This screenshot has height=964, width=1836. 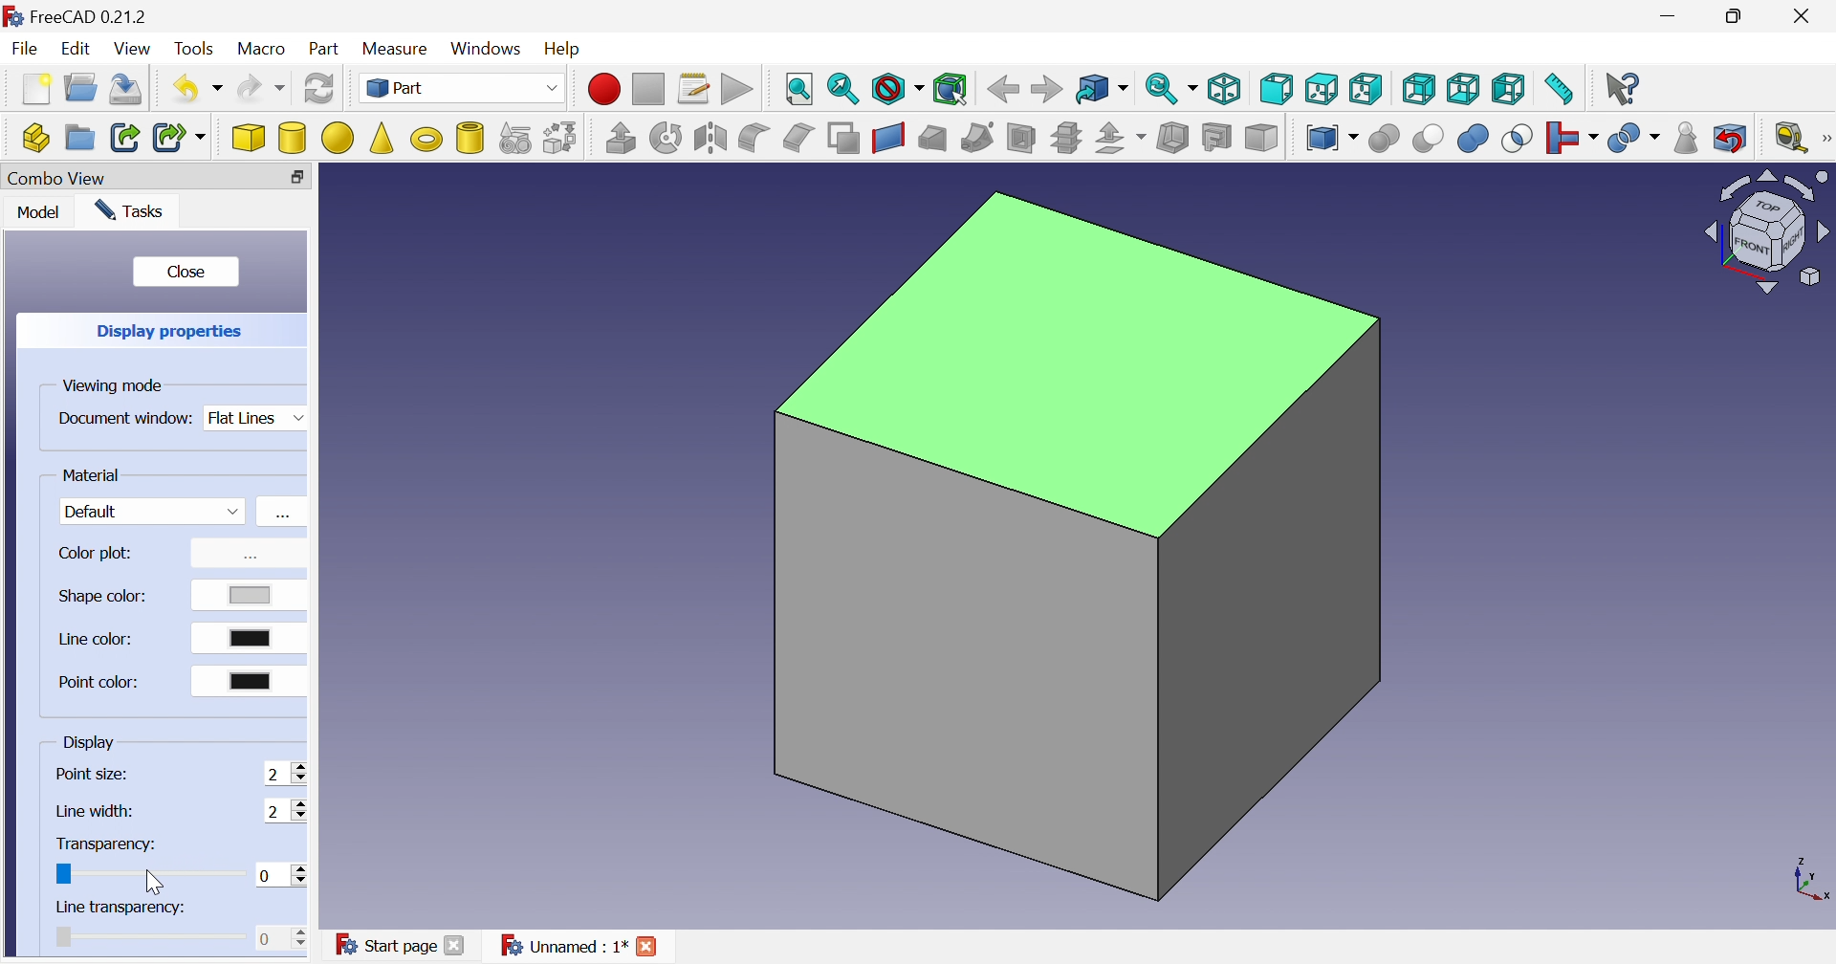 I want to click on Restore down, so click(x=265, y=178).